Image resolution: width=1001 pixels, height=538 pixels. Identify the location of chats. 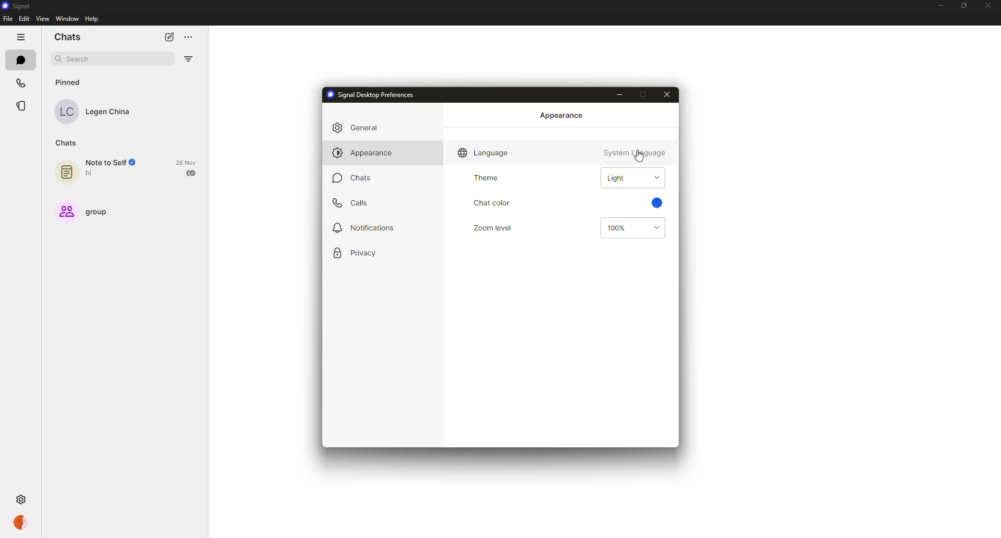
(66, 143).